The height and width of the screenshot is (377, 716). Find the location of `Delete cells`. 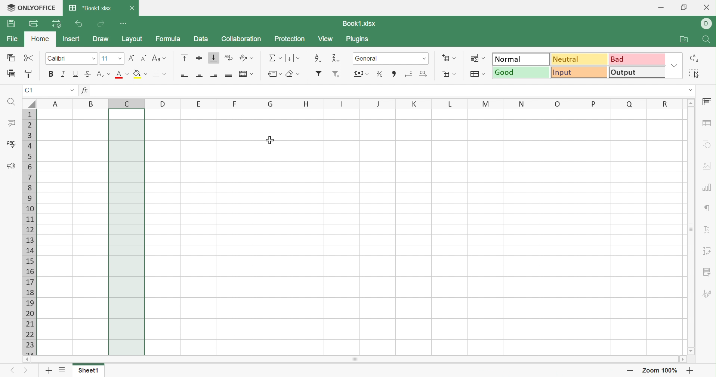

Delete cells is located at coordinates (445, 74).